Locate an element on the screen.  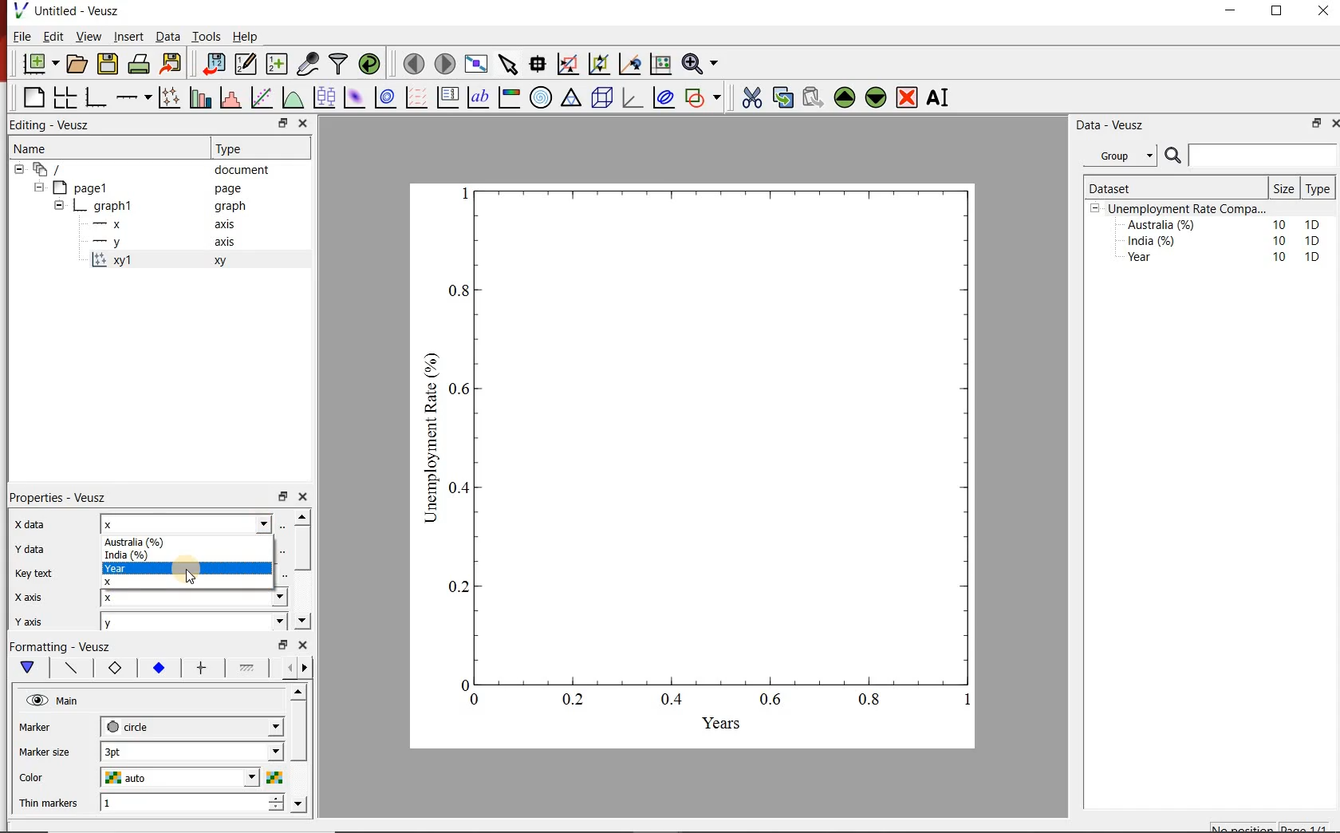
Marker size is located at coordinates (46, 750).